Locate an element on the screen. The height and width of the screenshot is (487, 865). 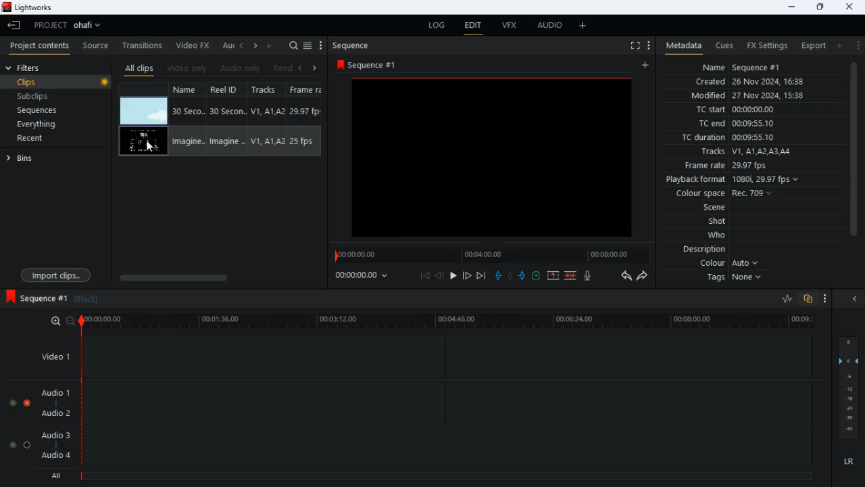
lightworks is located at coordinates (35, 7).